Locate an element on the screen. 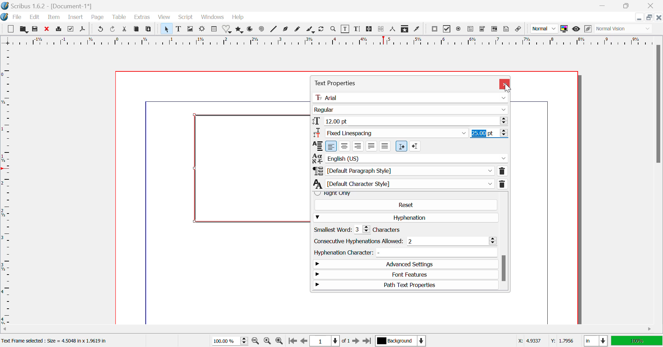 The image size is (663, 347). Previous Page is located at coordinates (303, 341).